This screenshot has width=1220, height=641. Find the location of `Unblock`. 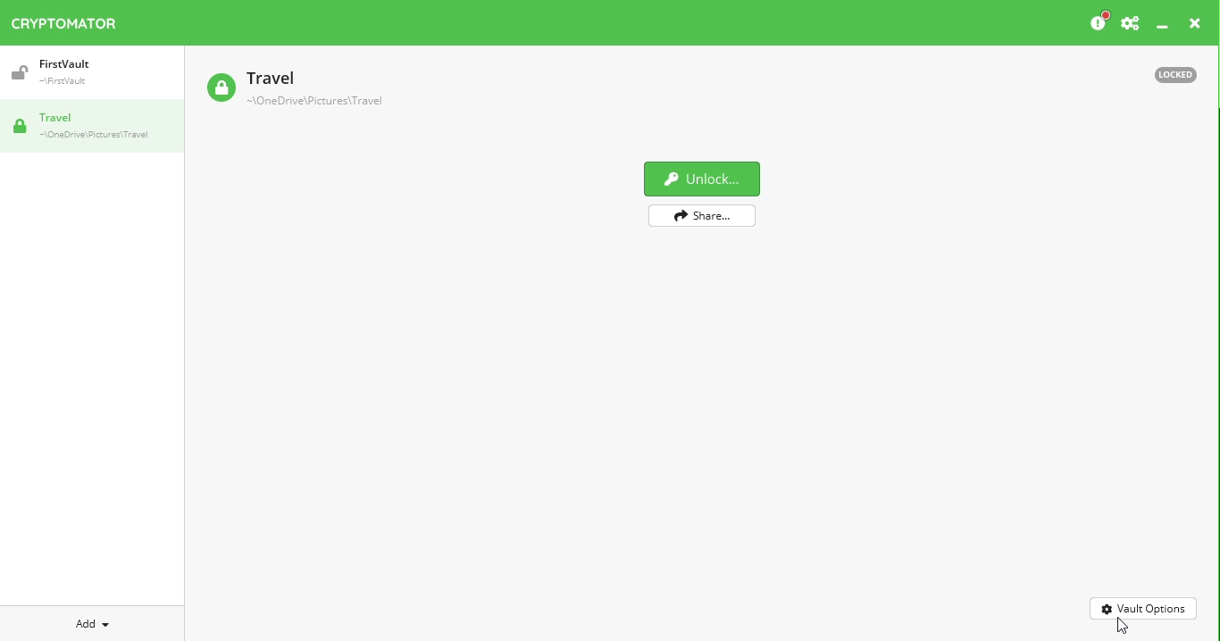

Unblock is located at coordinates (701, 179).